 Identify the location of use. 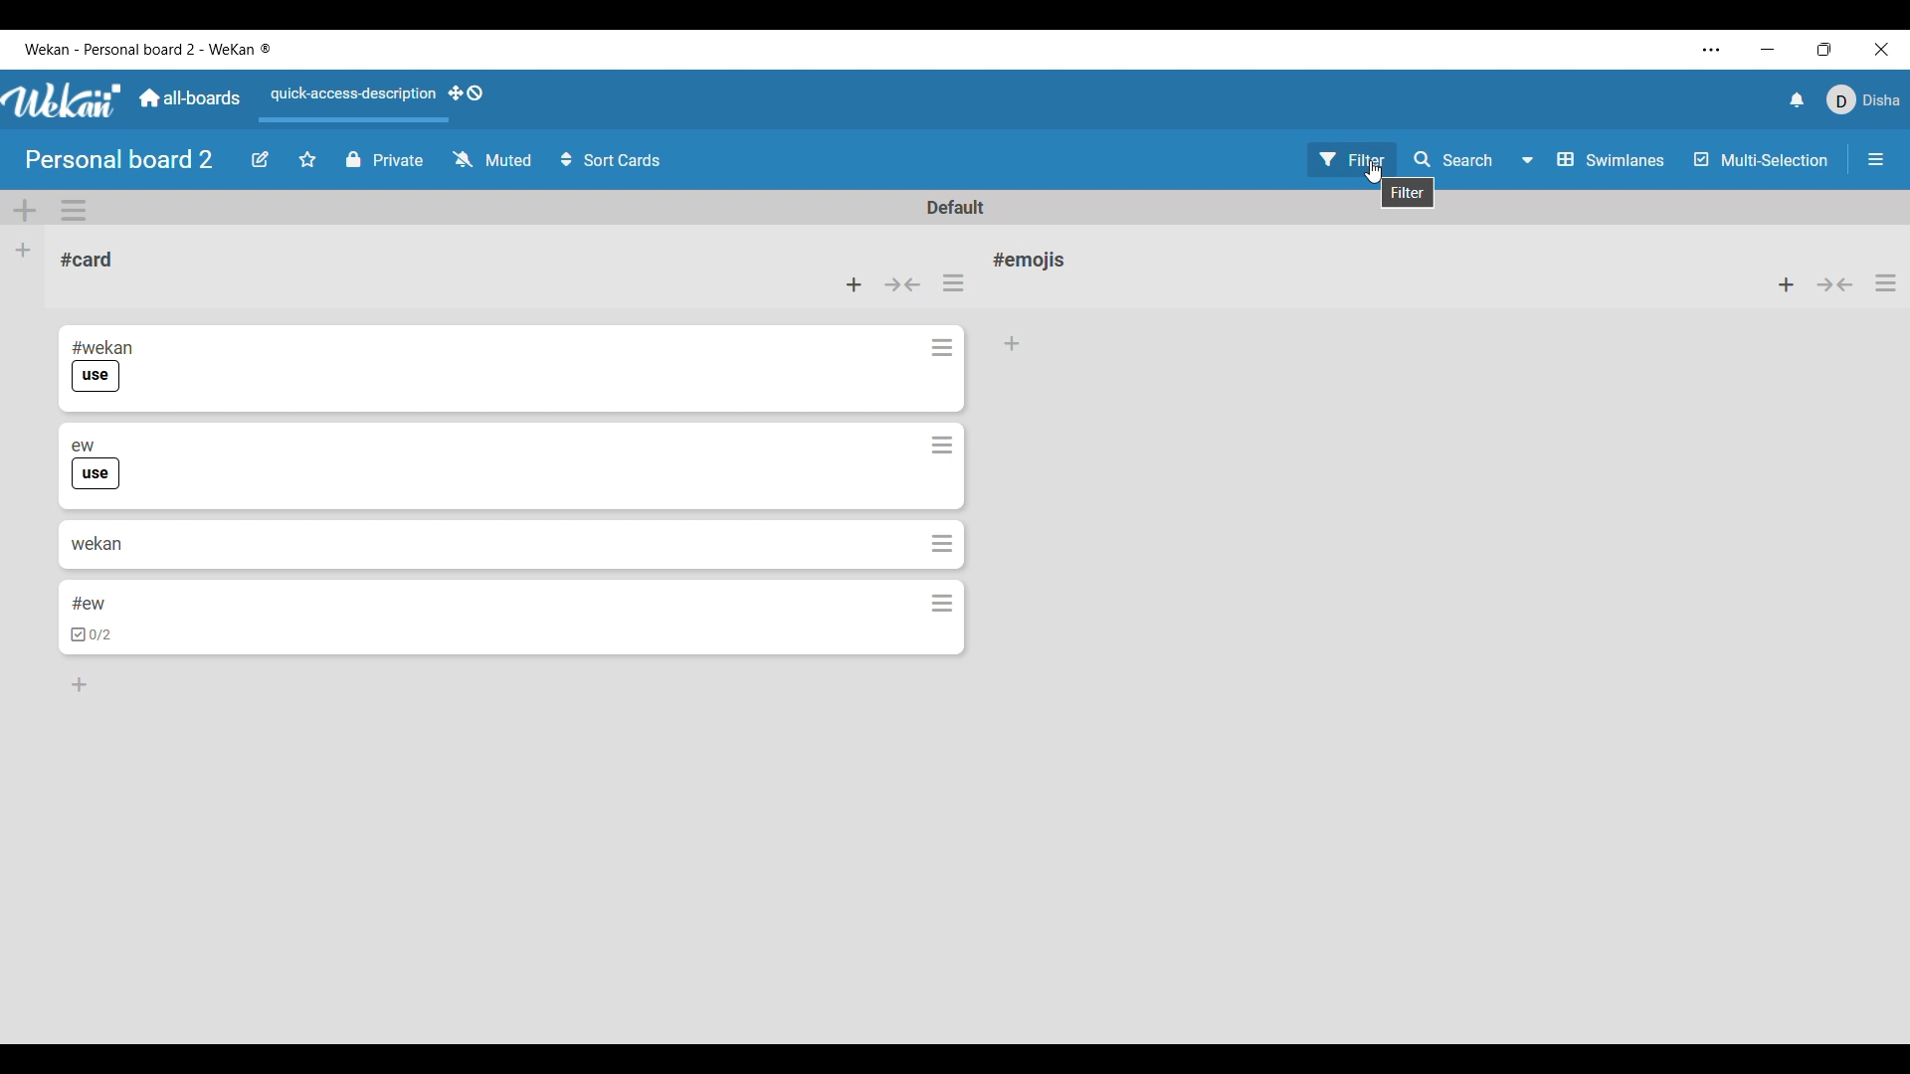
(98, 474).